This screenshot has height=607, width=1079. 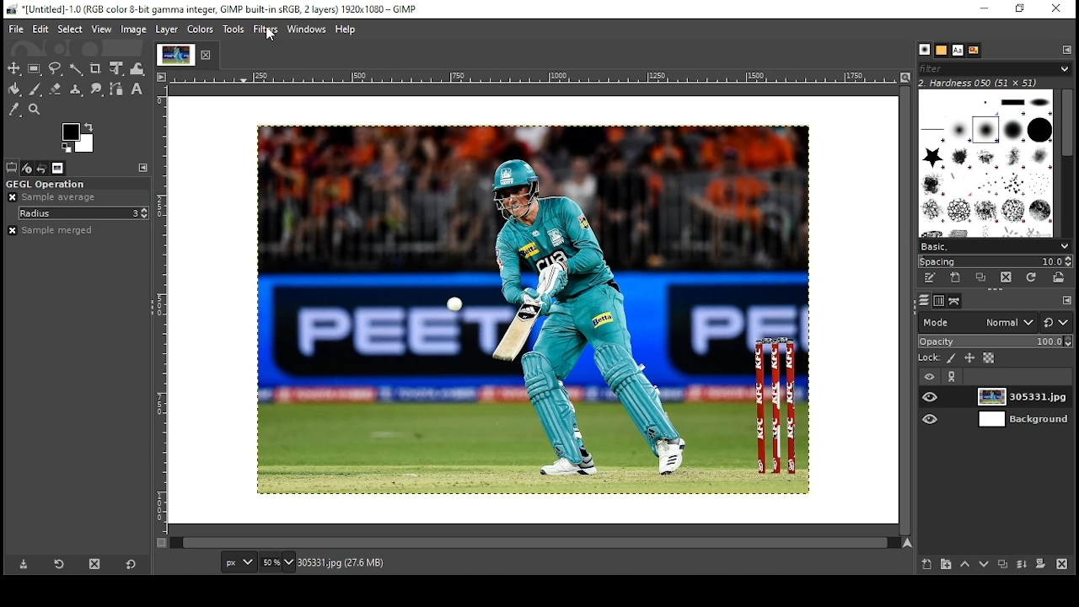 What do you see at coordinates (1023, 566) in the screenshot?
I see `merge layer` at bounding box center [1023, 566].